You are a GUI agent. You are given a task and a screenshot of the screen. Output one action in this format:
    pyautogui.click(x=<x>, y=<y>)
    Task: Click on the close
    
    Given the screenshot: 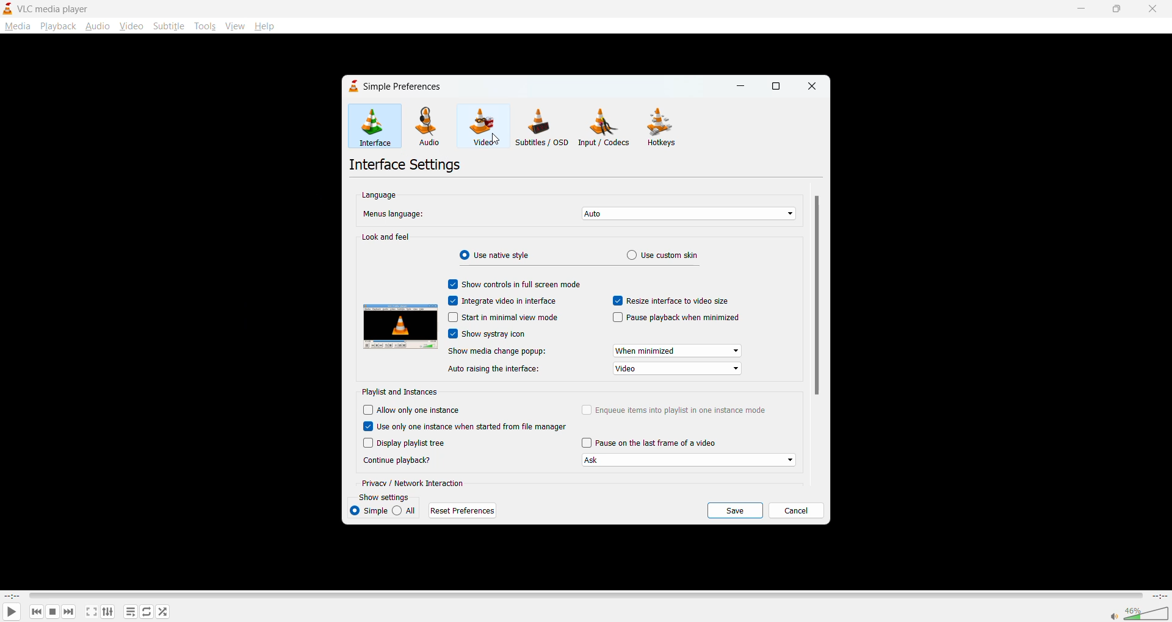 What is the action you would take?
    pyautogui.click(x=812, y=87)
    